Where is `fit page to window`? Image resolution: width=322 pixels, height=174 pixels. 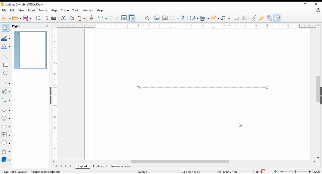
fit page to window is located at coordinates (276, 172).